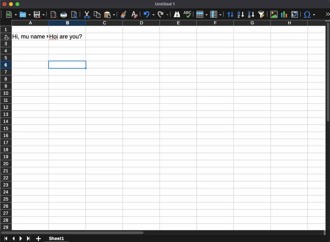 The width and height of the screenshot is (330, 242). Describe the element at coordinates (168, 23) in the screenshot. I see `column` at that location.